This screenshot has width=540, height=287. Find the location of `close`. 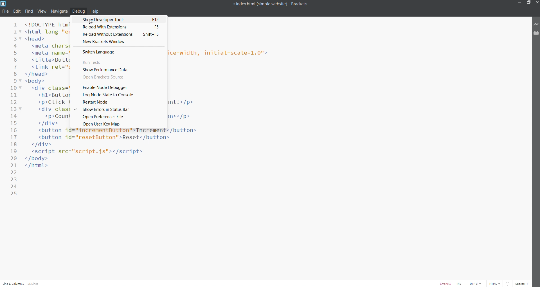

close is located at coordinates (537, 3).